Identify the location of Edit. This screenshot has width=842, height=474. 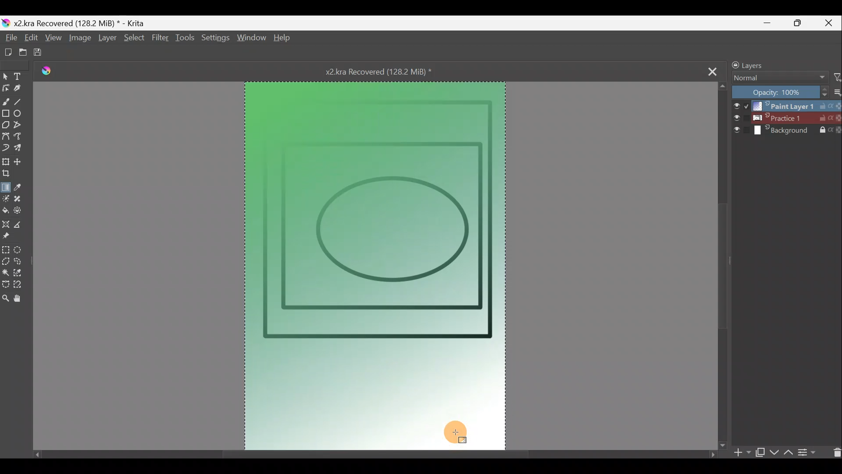
(30, 39).